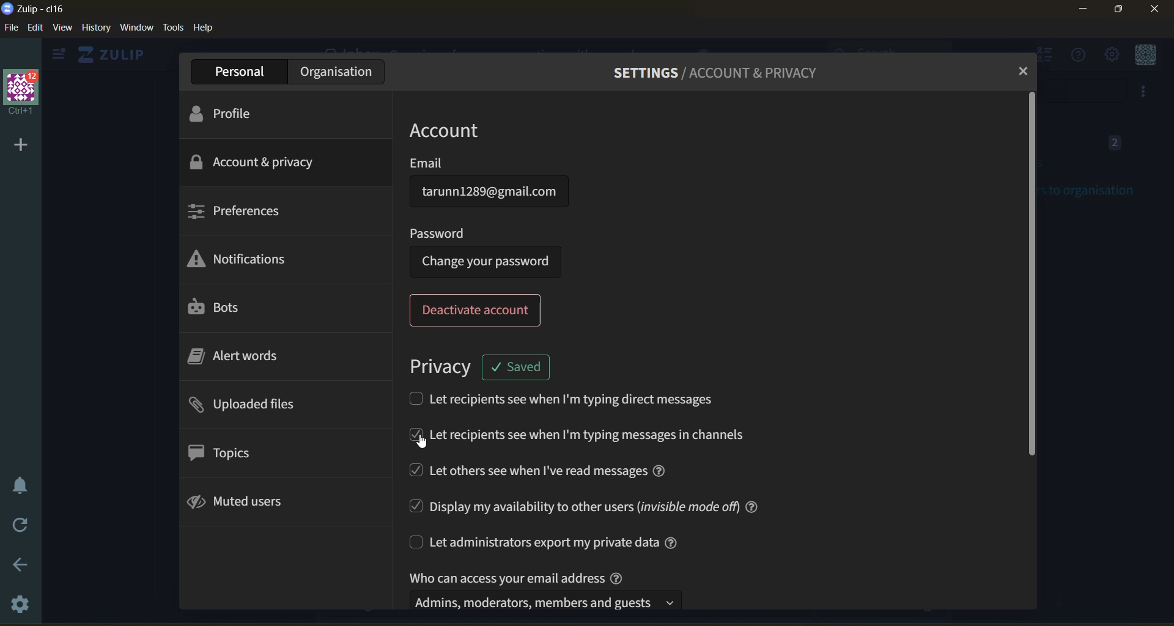 This screenshot has height=626, width=1174. Describe the element at coordinates (223, 452) in the screenshot. I see `topics` at that location.